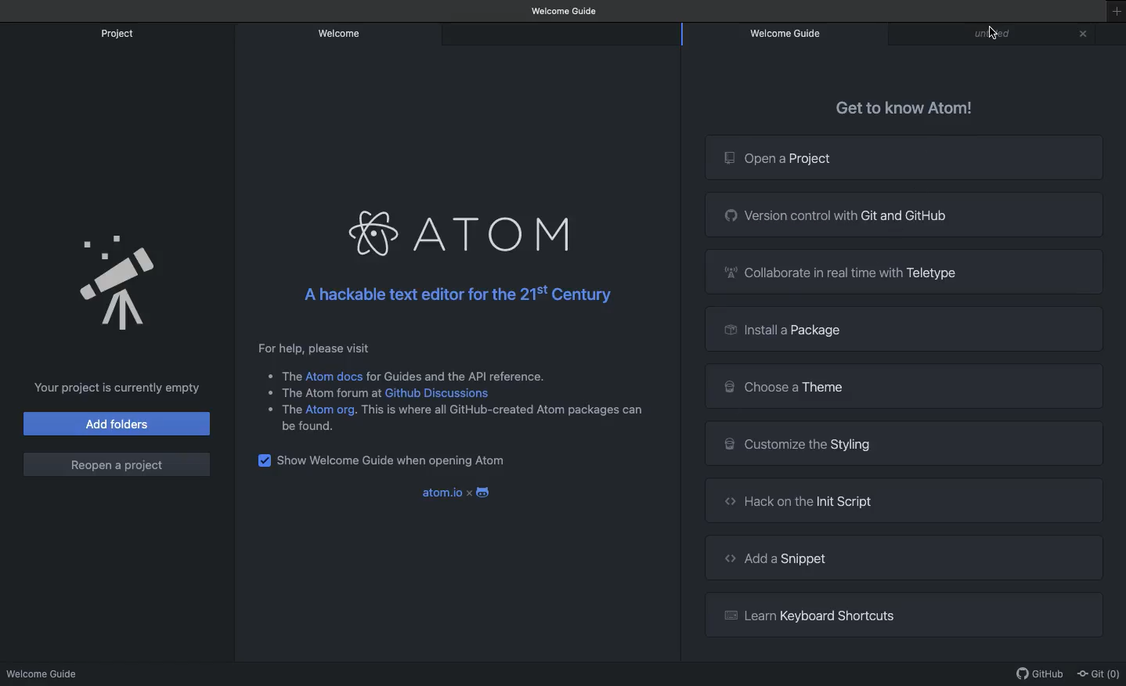 This screenshot has height=686, width=1126. I want to click on Hack on the init script, so click(925, 500).